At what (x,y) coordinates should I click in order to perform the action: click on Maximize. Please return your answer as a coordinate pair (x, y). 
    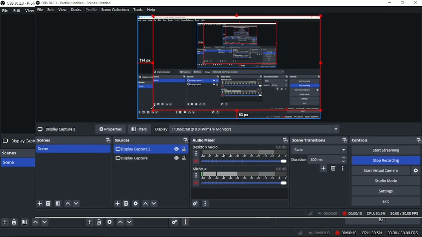
    Looking at the image, I should click on (185, 140).